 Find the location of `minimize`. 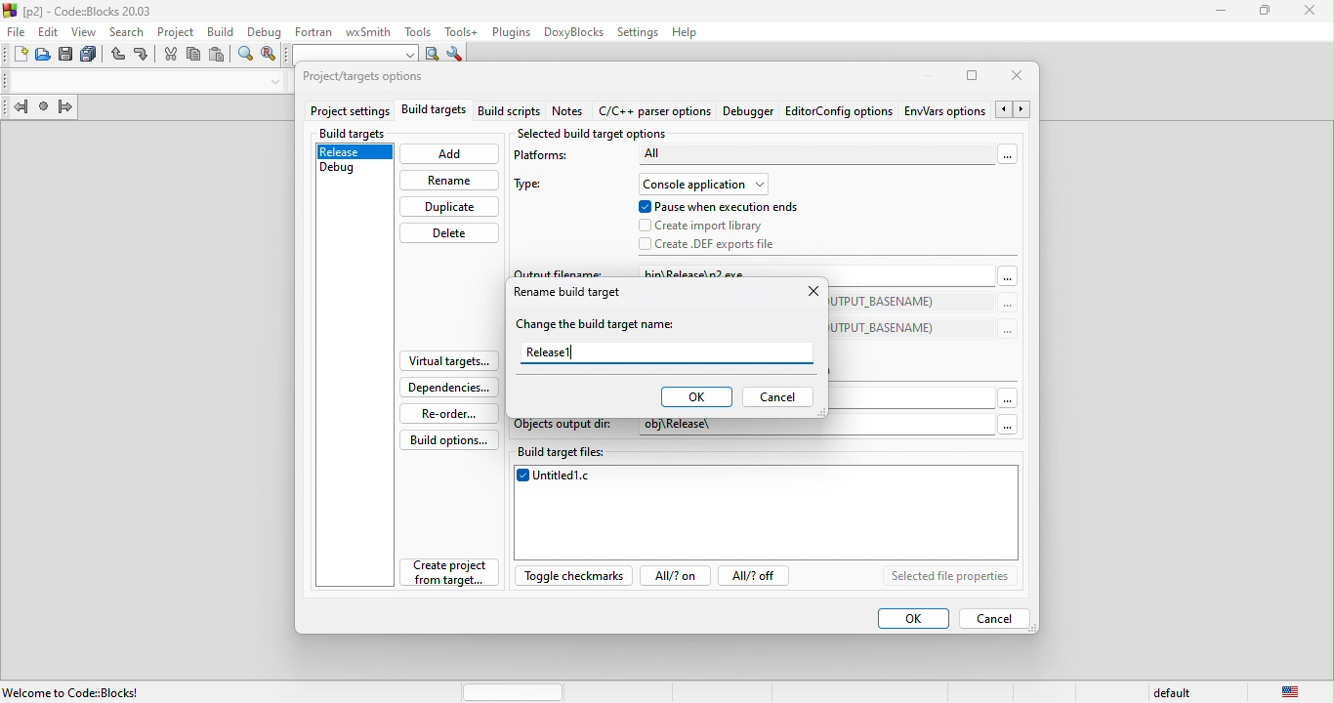

minimize is located at coordinates (922, 76).